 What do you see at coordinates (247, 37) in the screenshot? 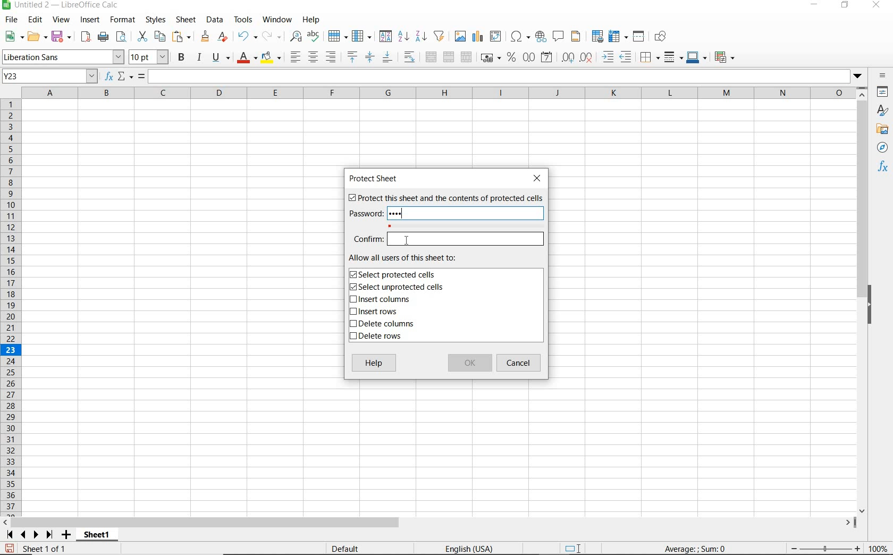
I see `UNDO` at bounding box center [247, 37].